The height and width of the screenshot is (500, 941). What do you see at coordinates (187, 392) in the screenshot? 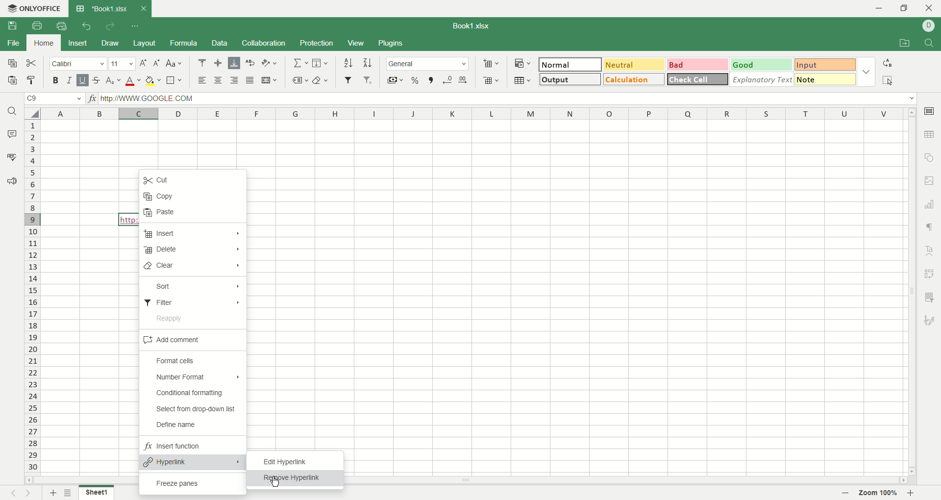
I see `conditional formatting` at bounding box center [187, 392].